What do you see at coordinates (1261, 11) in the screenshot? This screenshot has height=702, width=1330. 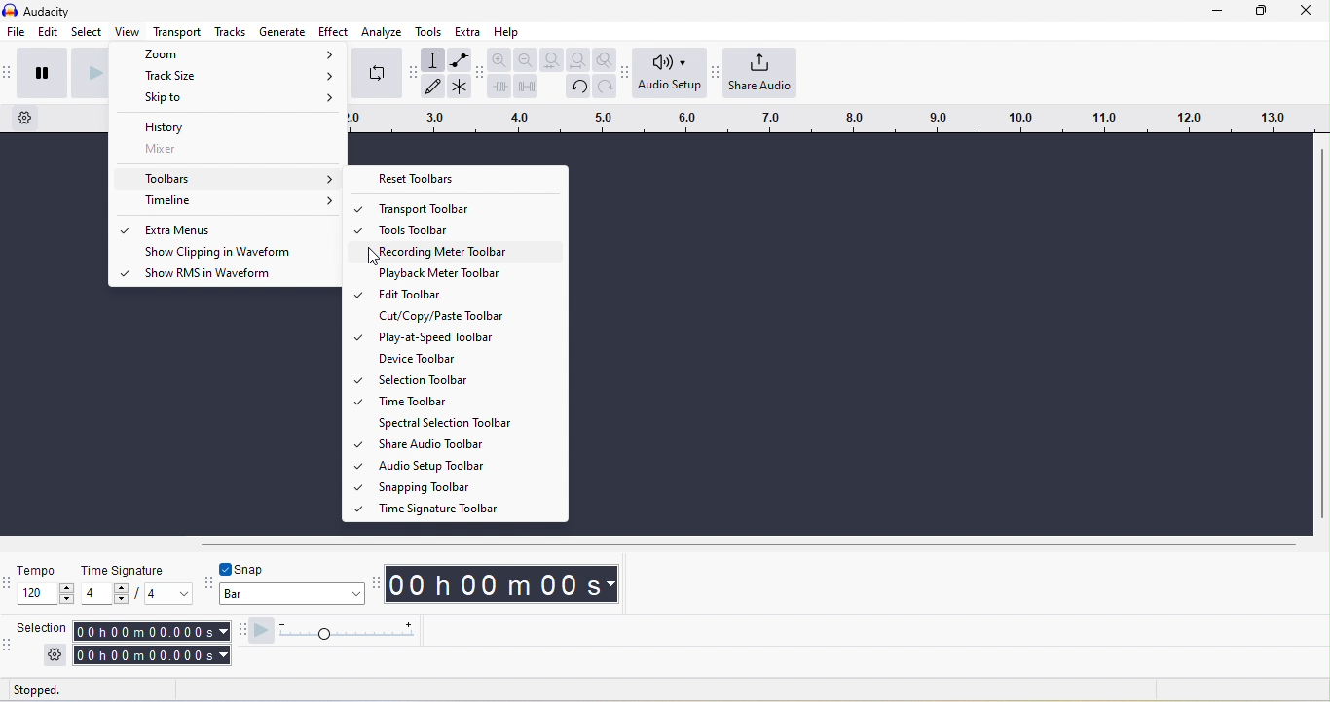 I see `maximize` at bounding box center [1261, 11].